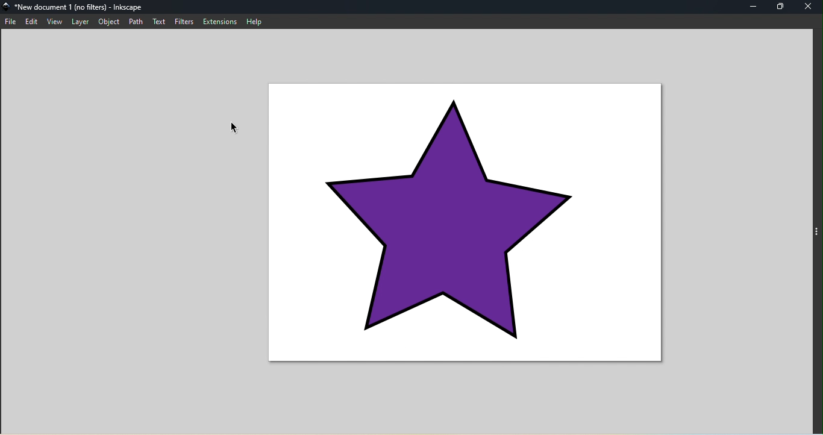  Describe the element at coordinates (80, 20) in the screenshot. I see `Layer` at that location.